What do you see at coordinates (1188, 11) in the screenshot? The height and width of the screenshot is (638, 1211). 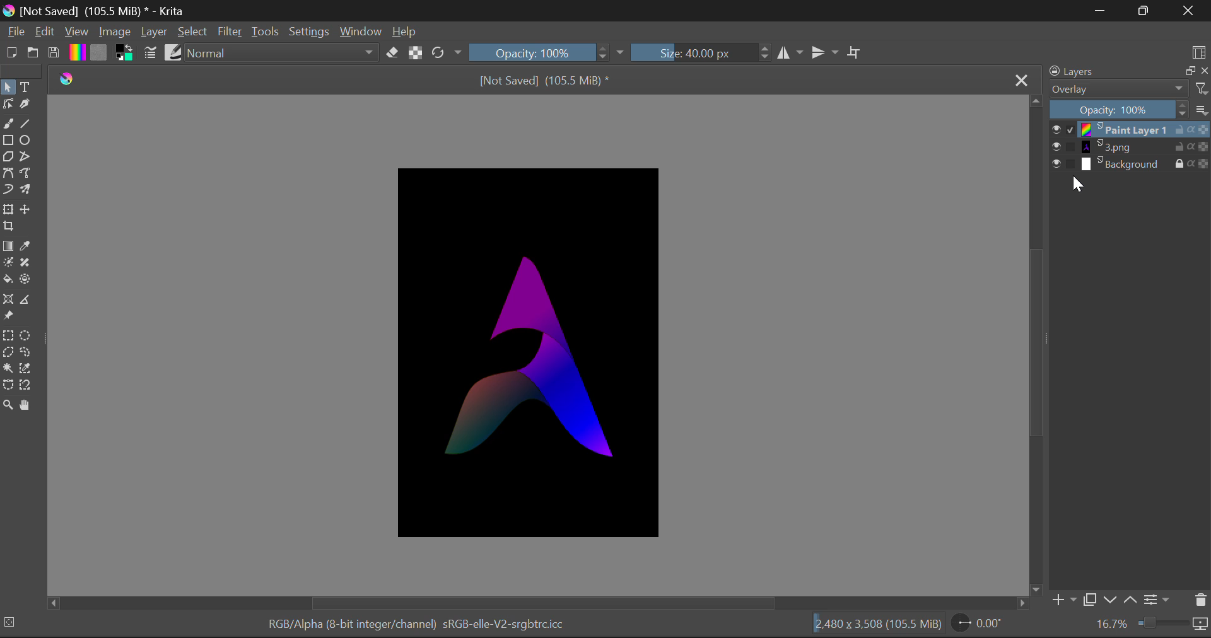 I see `Close` at bounding box center [1188, 11].